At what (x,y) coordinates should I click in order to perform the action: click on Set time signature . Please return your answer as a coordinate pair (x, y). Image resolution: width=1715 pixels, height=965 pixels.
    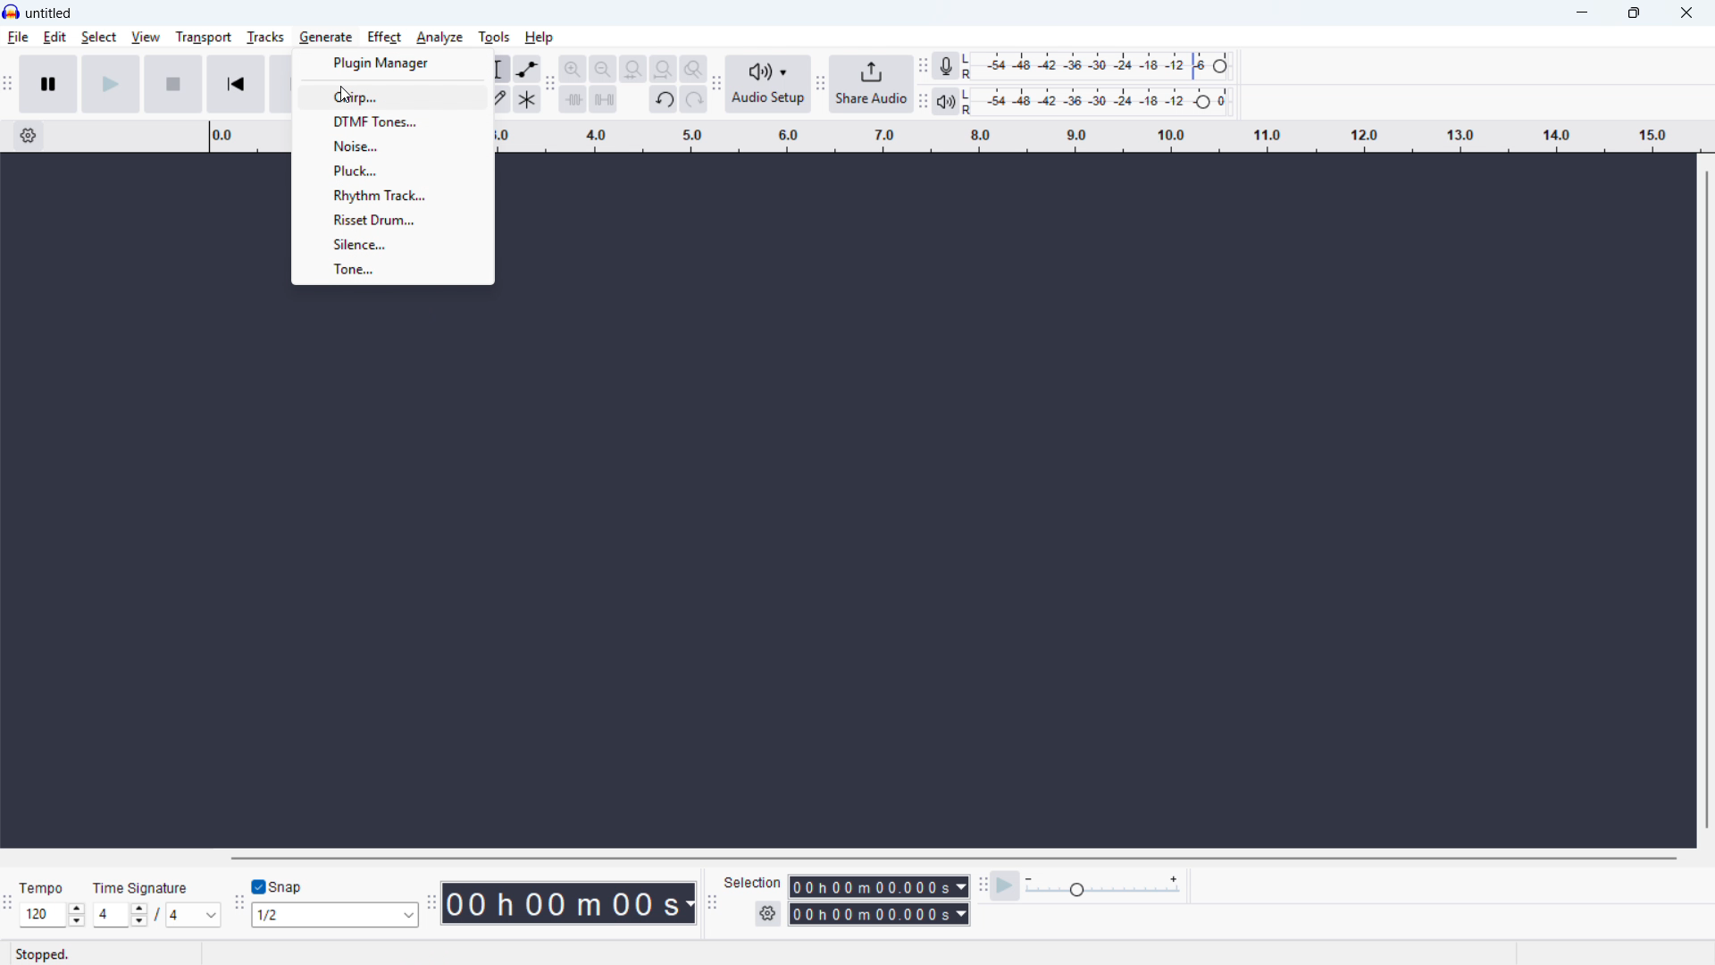
    Looking at the image, I should click on (160, 915).